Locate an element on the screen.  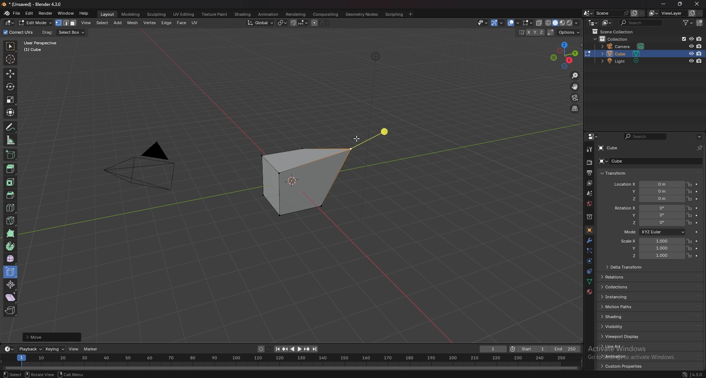
resize is located at coordinates (680, 4).